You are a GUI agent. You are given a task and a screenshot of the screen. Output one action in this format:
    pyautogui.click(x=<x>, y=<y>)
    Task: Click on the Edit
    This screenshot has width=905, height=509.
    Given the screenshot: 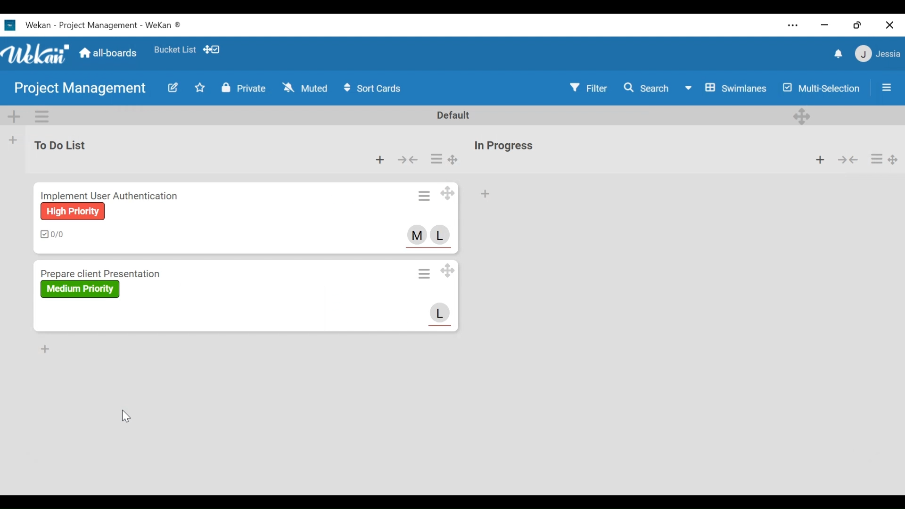 What is the action you would take?
    pyautogui.click(x=172, y=89)
    